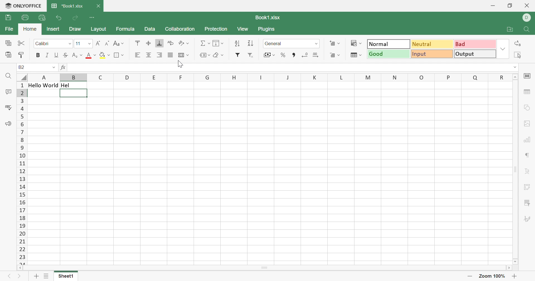  Describe the element at coordinates (293, 56) in the screenshot. I see `Comma style` at that location.